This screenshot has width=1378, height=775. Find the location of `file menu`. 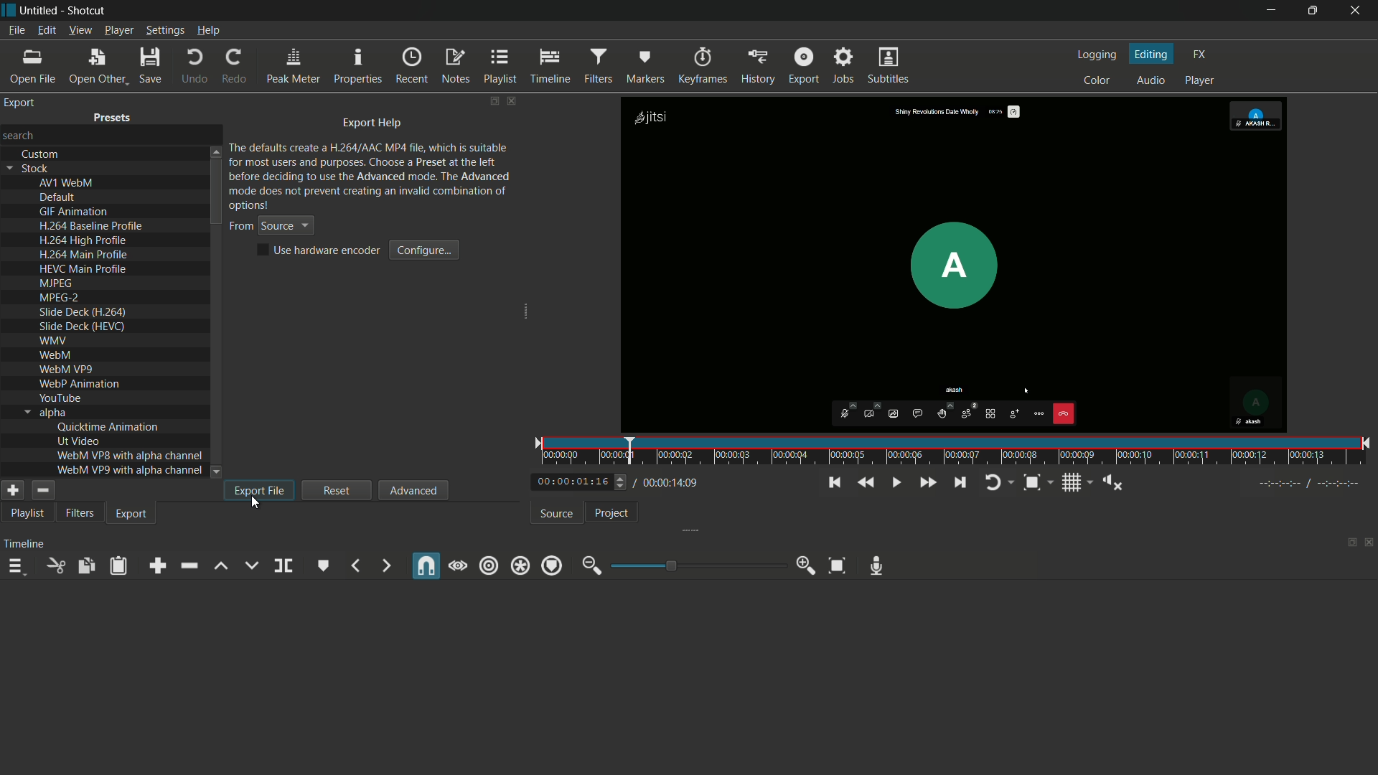

file menu is located at coordinates (16, 30).